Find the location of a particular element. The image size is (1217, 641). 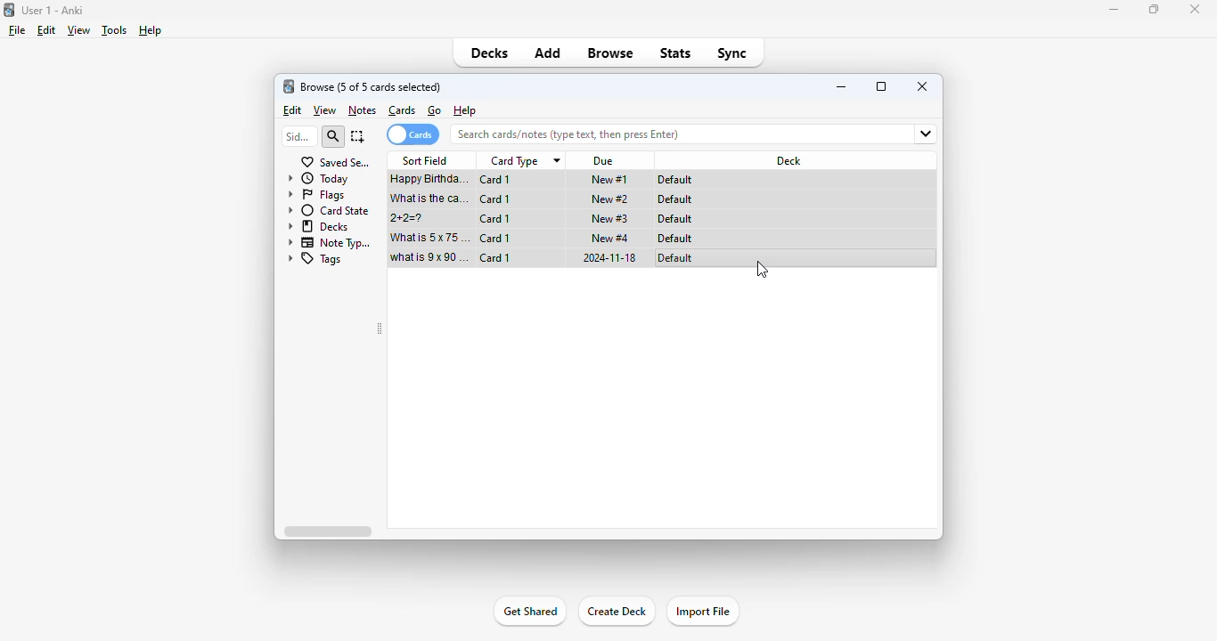

flags is located at coordinates (316, 195).